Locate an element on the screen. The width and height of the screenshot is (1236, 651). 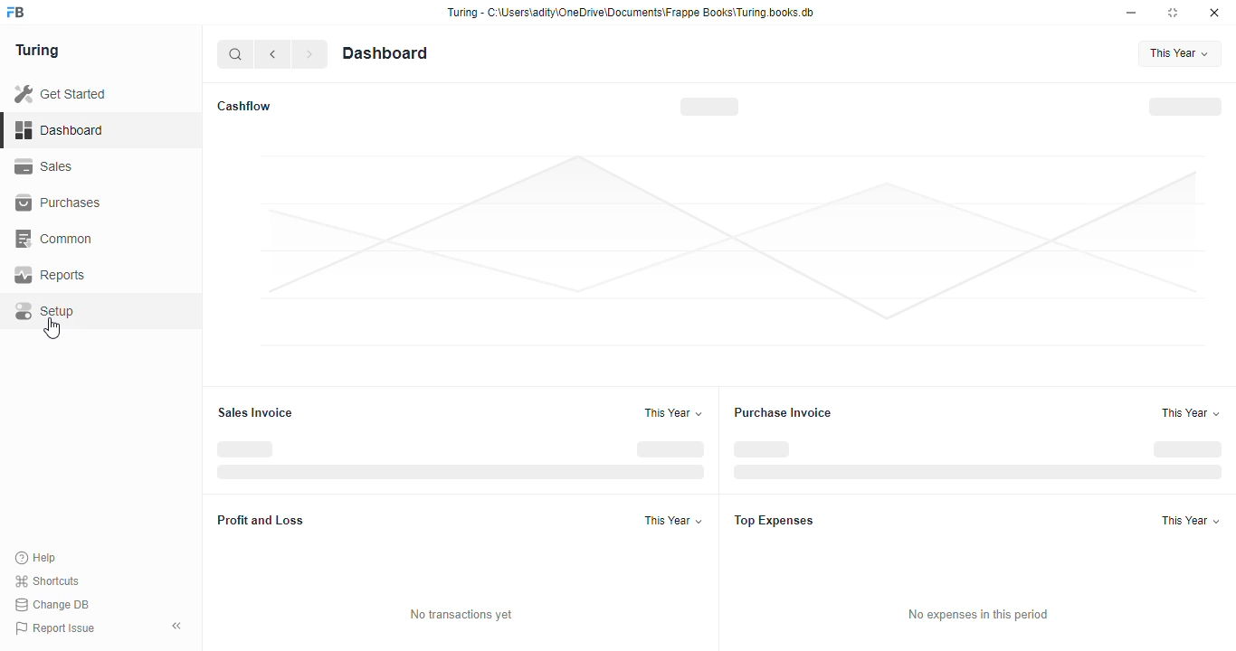
This Year is located at coordinates (1180, 52).